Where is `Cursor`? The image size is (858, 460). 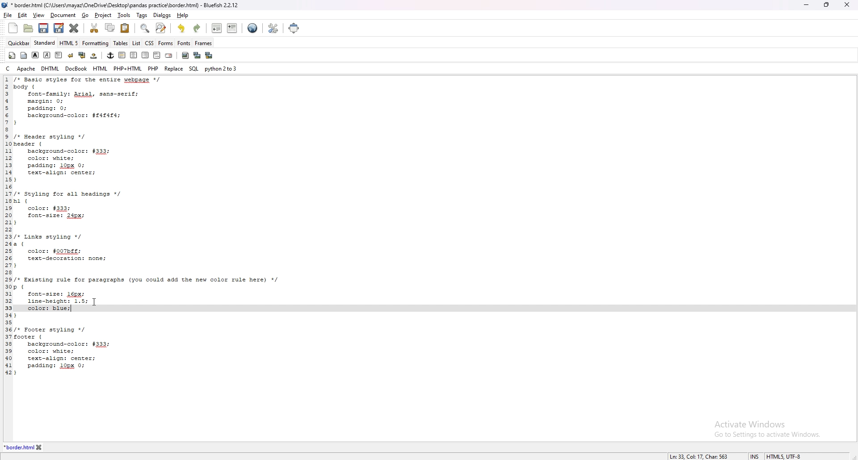 Cursor is located at coordinates (94, 303).